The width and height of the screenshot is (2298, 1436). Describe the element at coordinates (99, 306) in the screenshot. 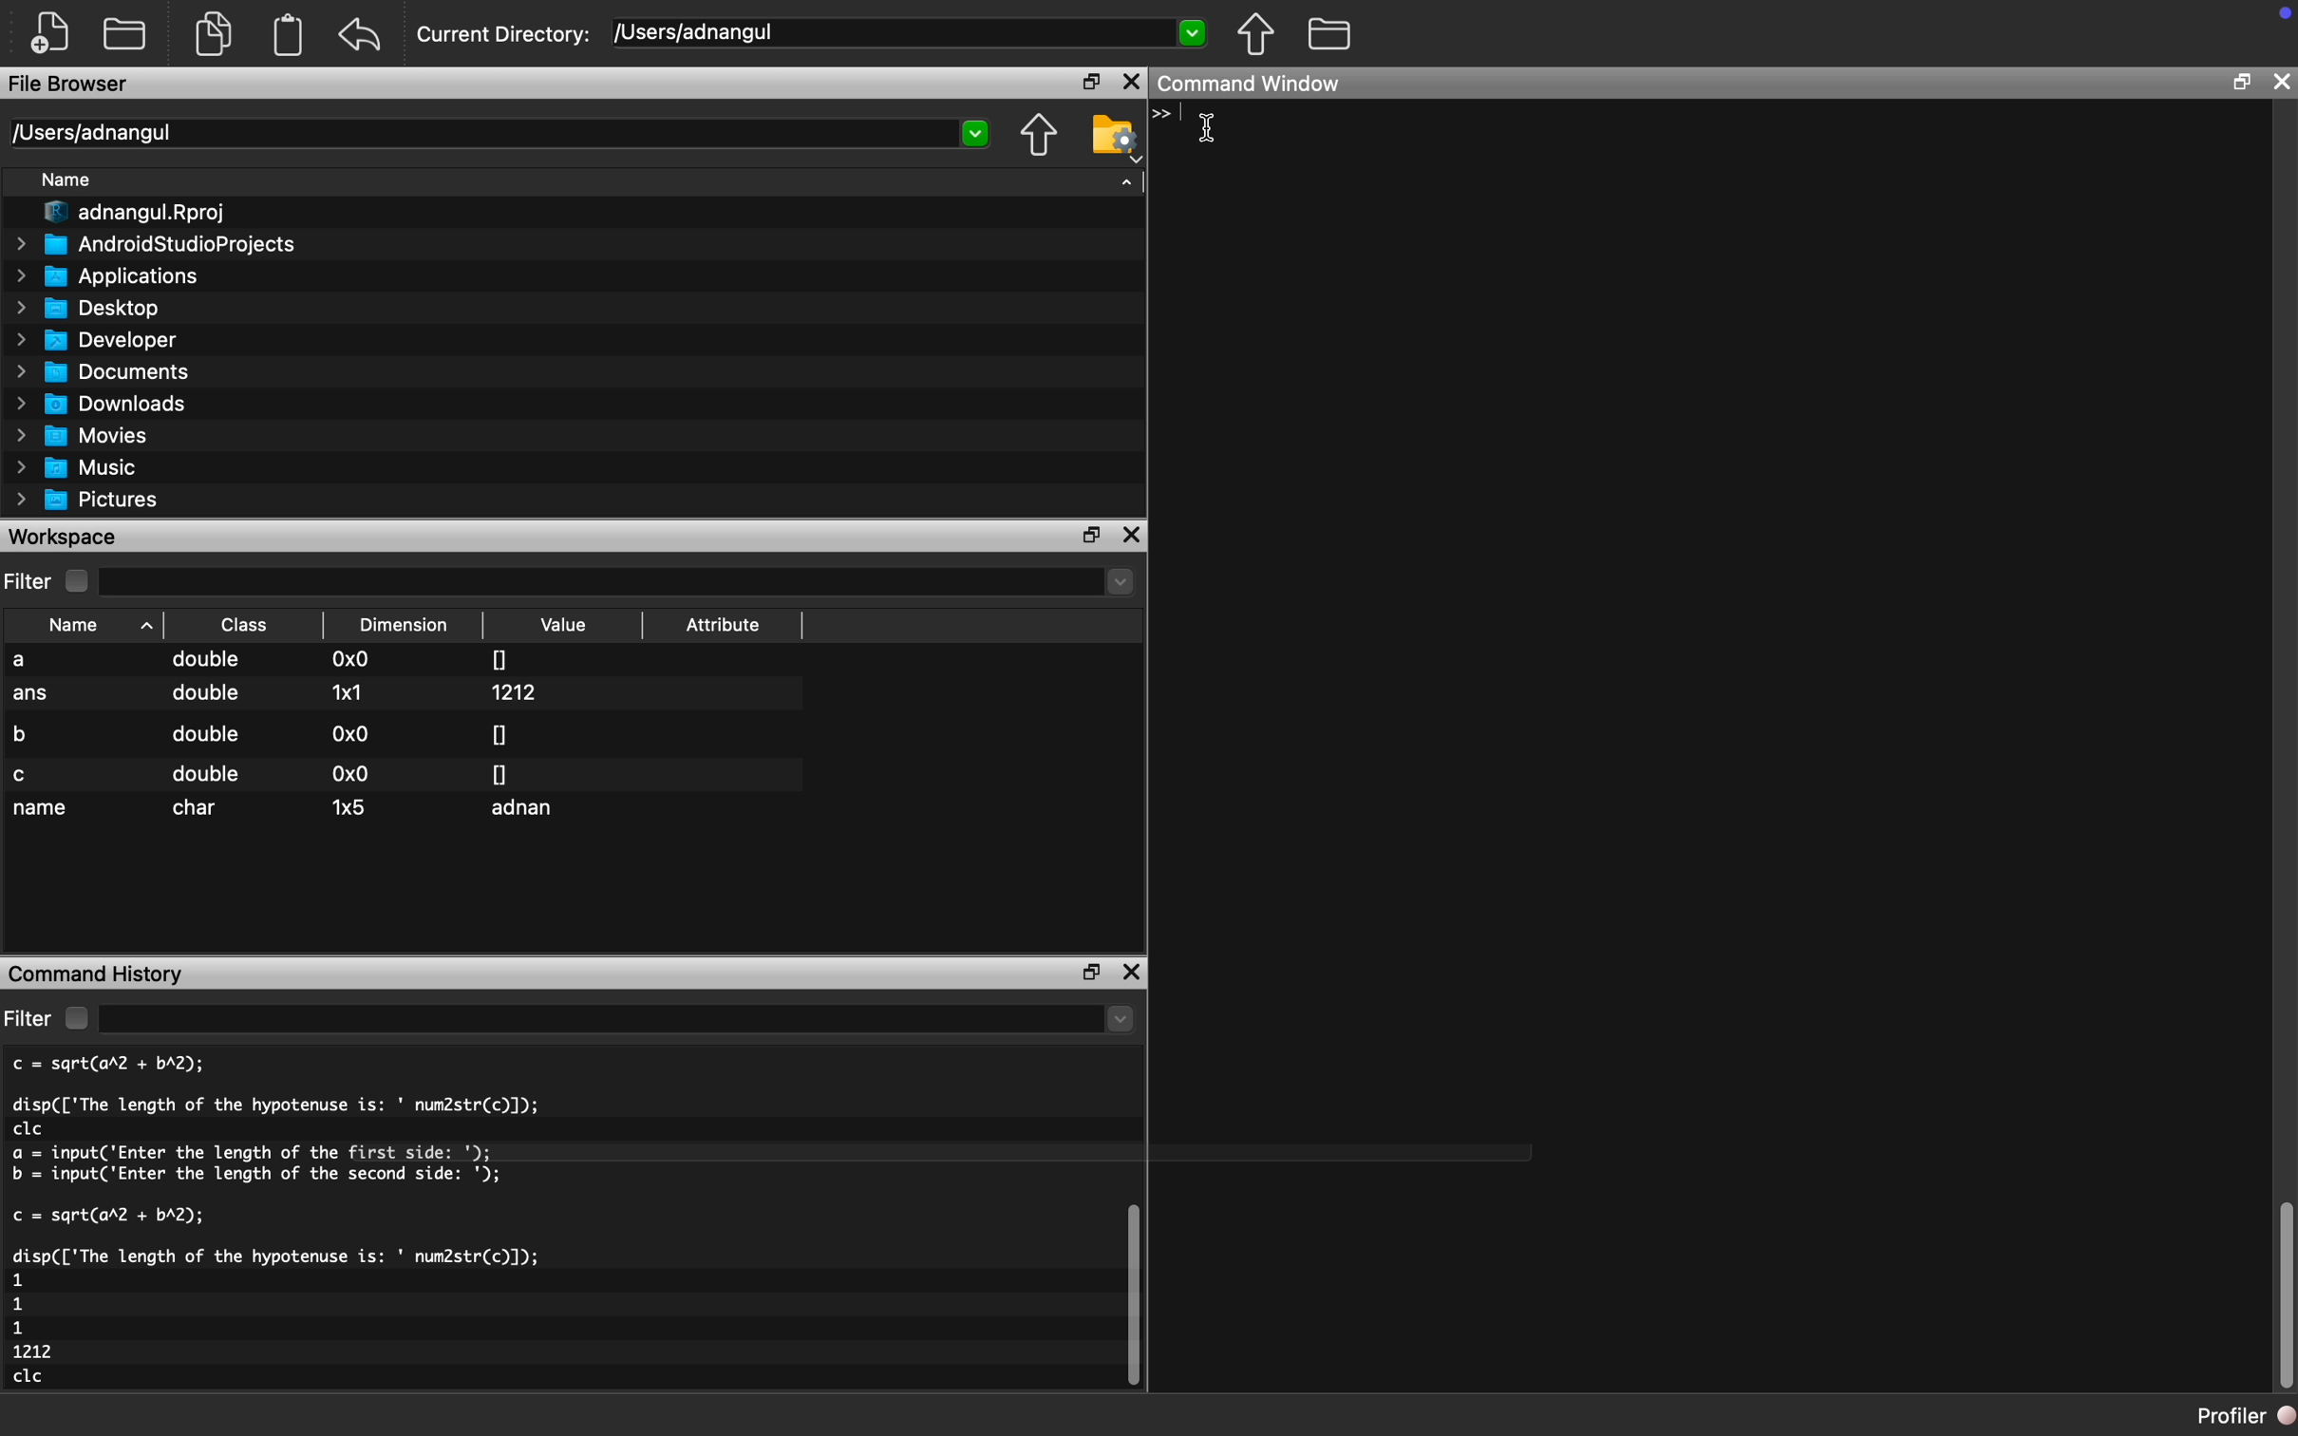

I see ` Desktop` at that location.